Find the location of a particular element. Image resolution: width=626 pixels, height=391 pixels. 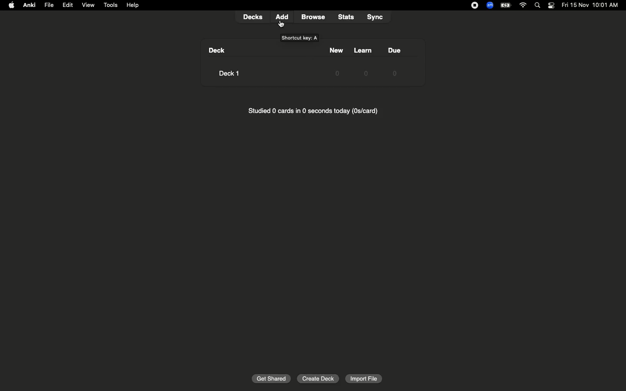

Create deck is located at coordinates (318, 378).